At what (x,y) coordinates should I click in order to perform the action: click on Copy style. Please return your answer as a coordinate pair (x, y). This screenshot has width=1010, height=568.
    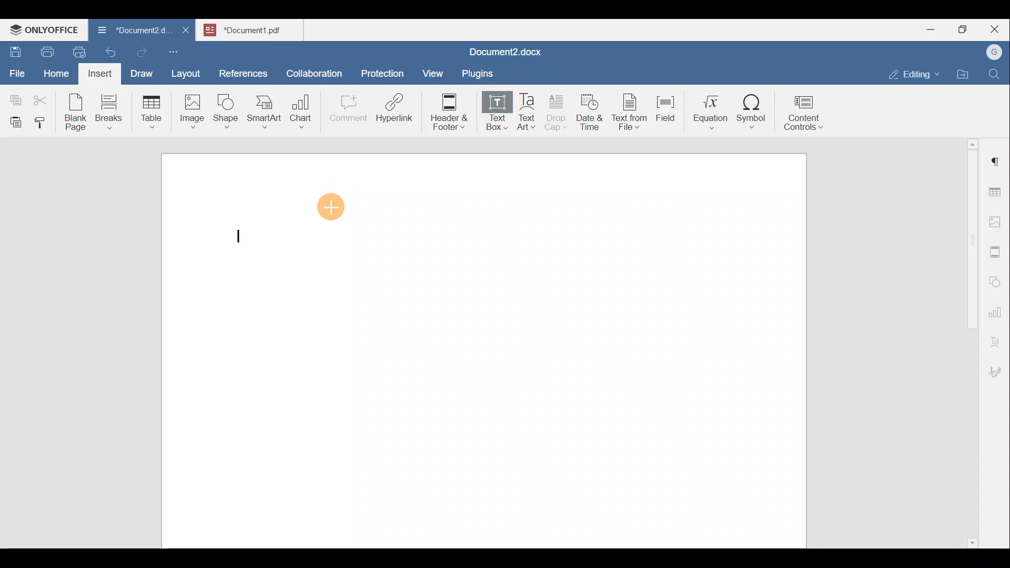
    Looking at the image, I should click on (44, 120).